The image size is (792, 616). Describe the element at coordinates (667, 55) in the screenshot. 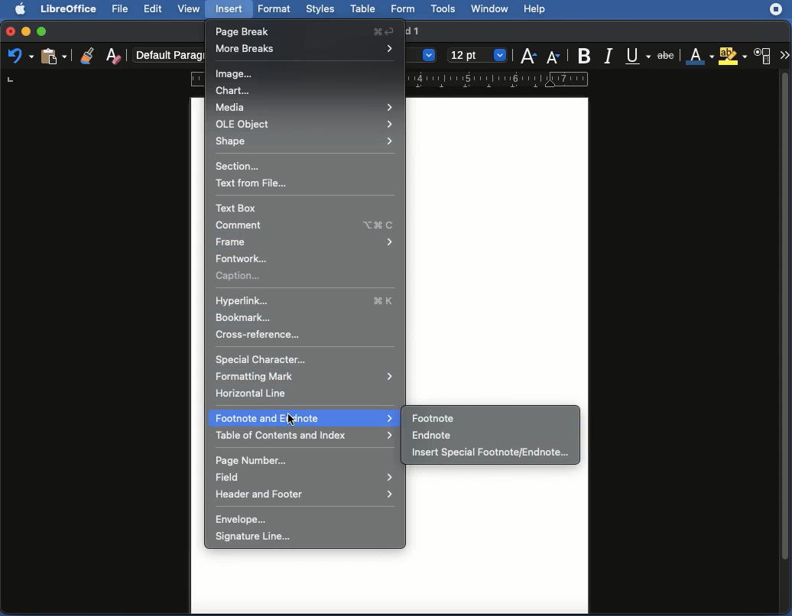

I see `Strikethrough` at that location.